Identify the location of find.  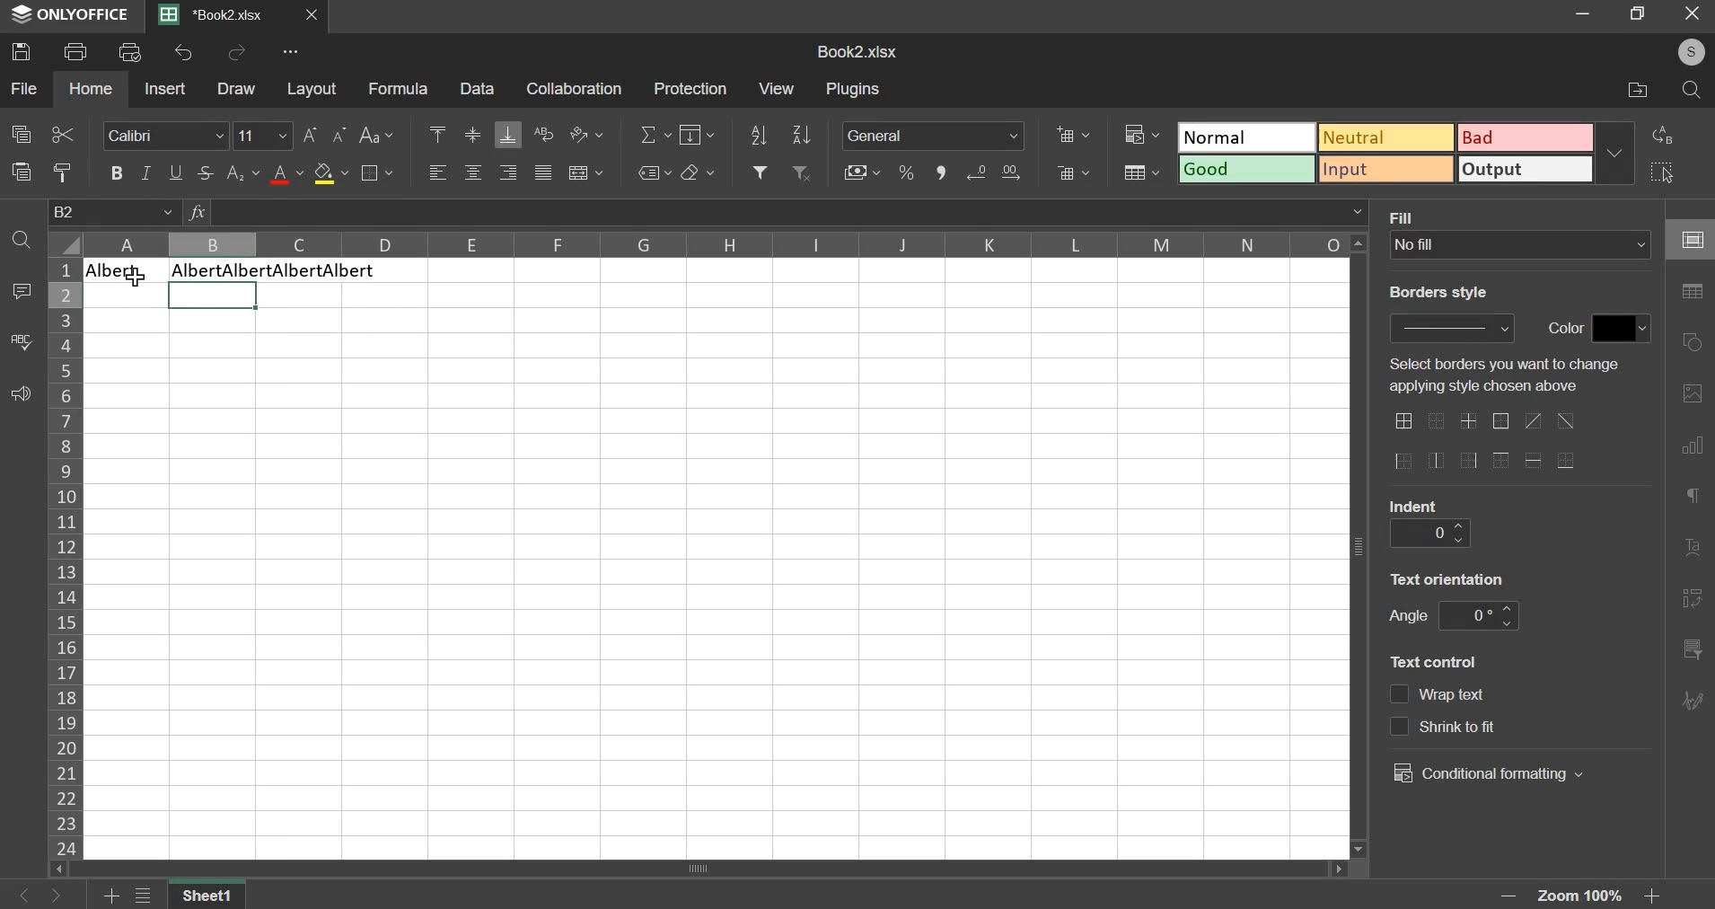
(21, 241).